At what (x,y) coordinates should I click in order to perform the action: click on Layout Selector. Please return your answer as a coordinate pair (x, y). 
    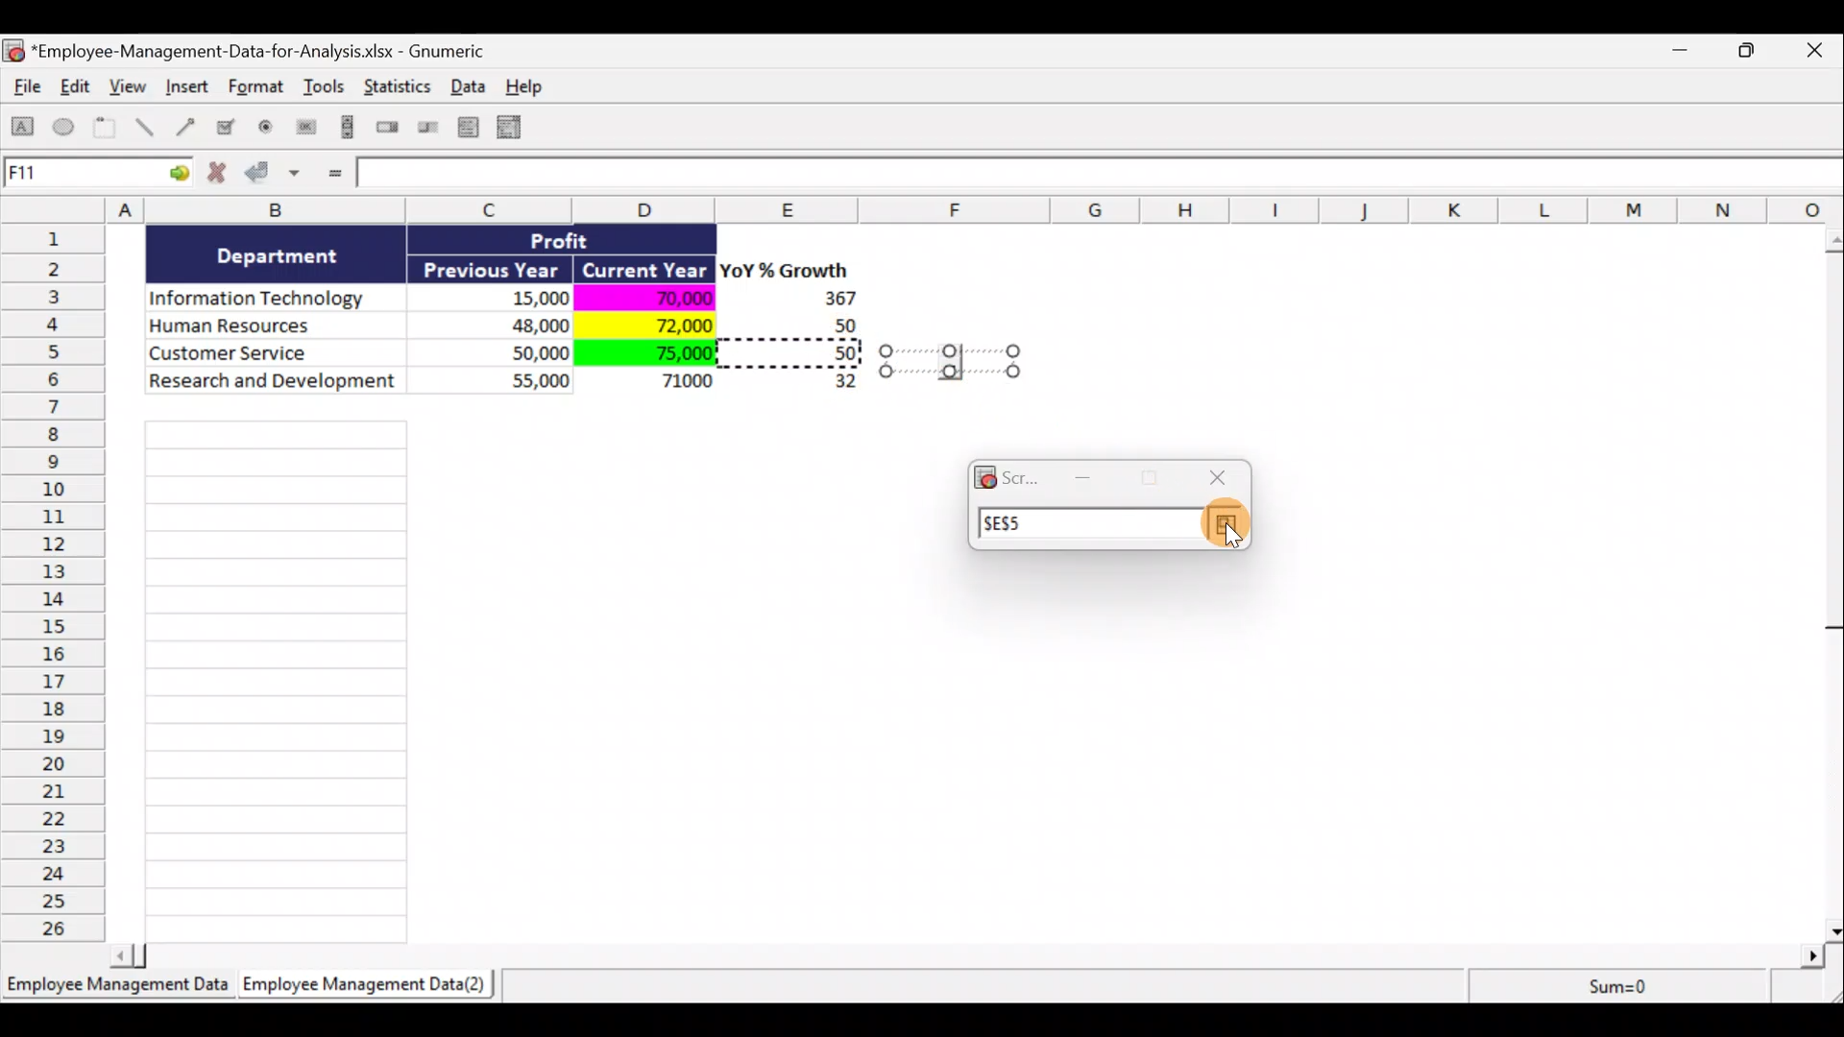
    Looking at the image, I should click on (1225, 525).